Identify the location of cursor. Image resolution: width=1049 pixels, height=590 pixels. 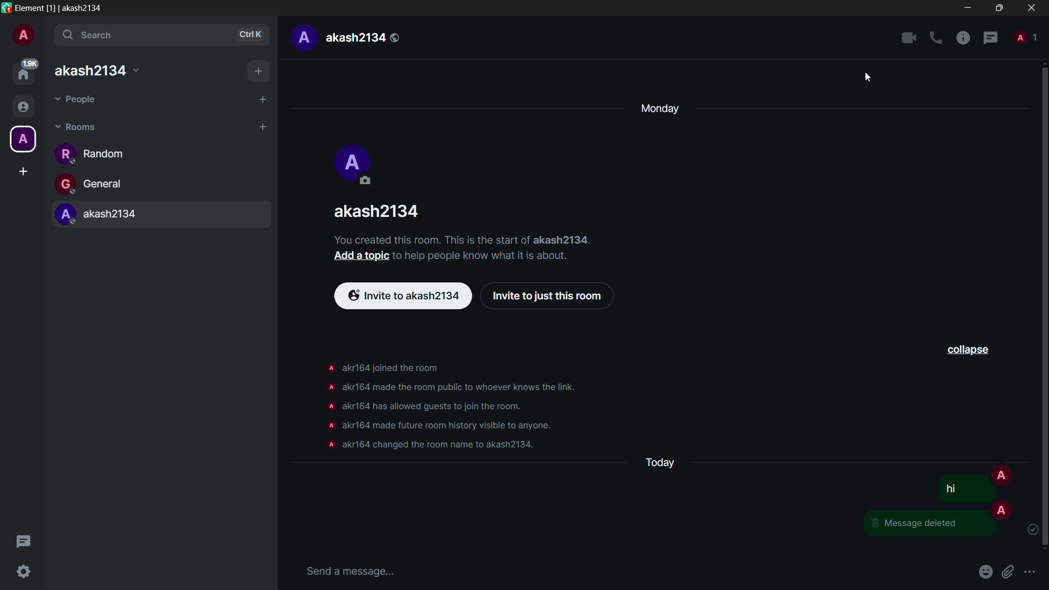
(867, 79).